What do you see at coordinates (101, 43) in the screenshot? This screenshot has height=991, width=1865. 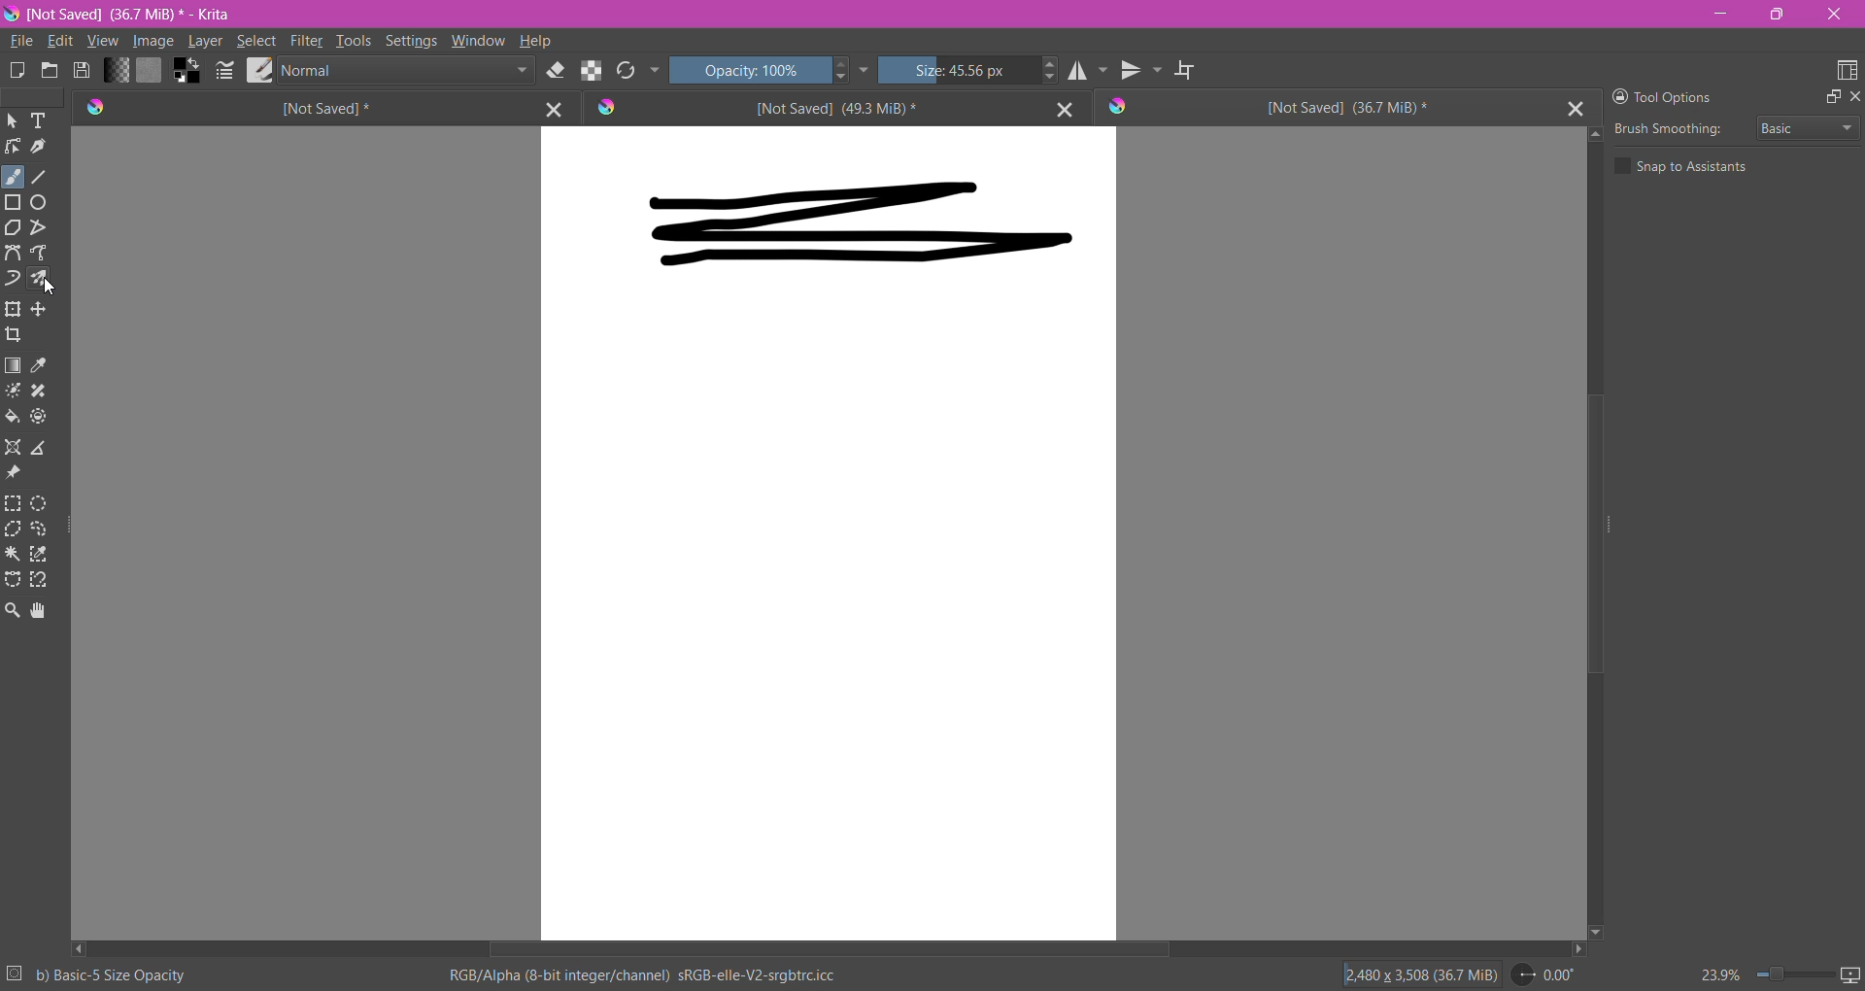 I see `View` at bounding box center [101, 43].